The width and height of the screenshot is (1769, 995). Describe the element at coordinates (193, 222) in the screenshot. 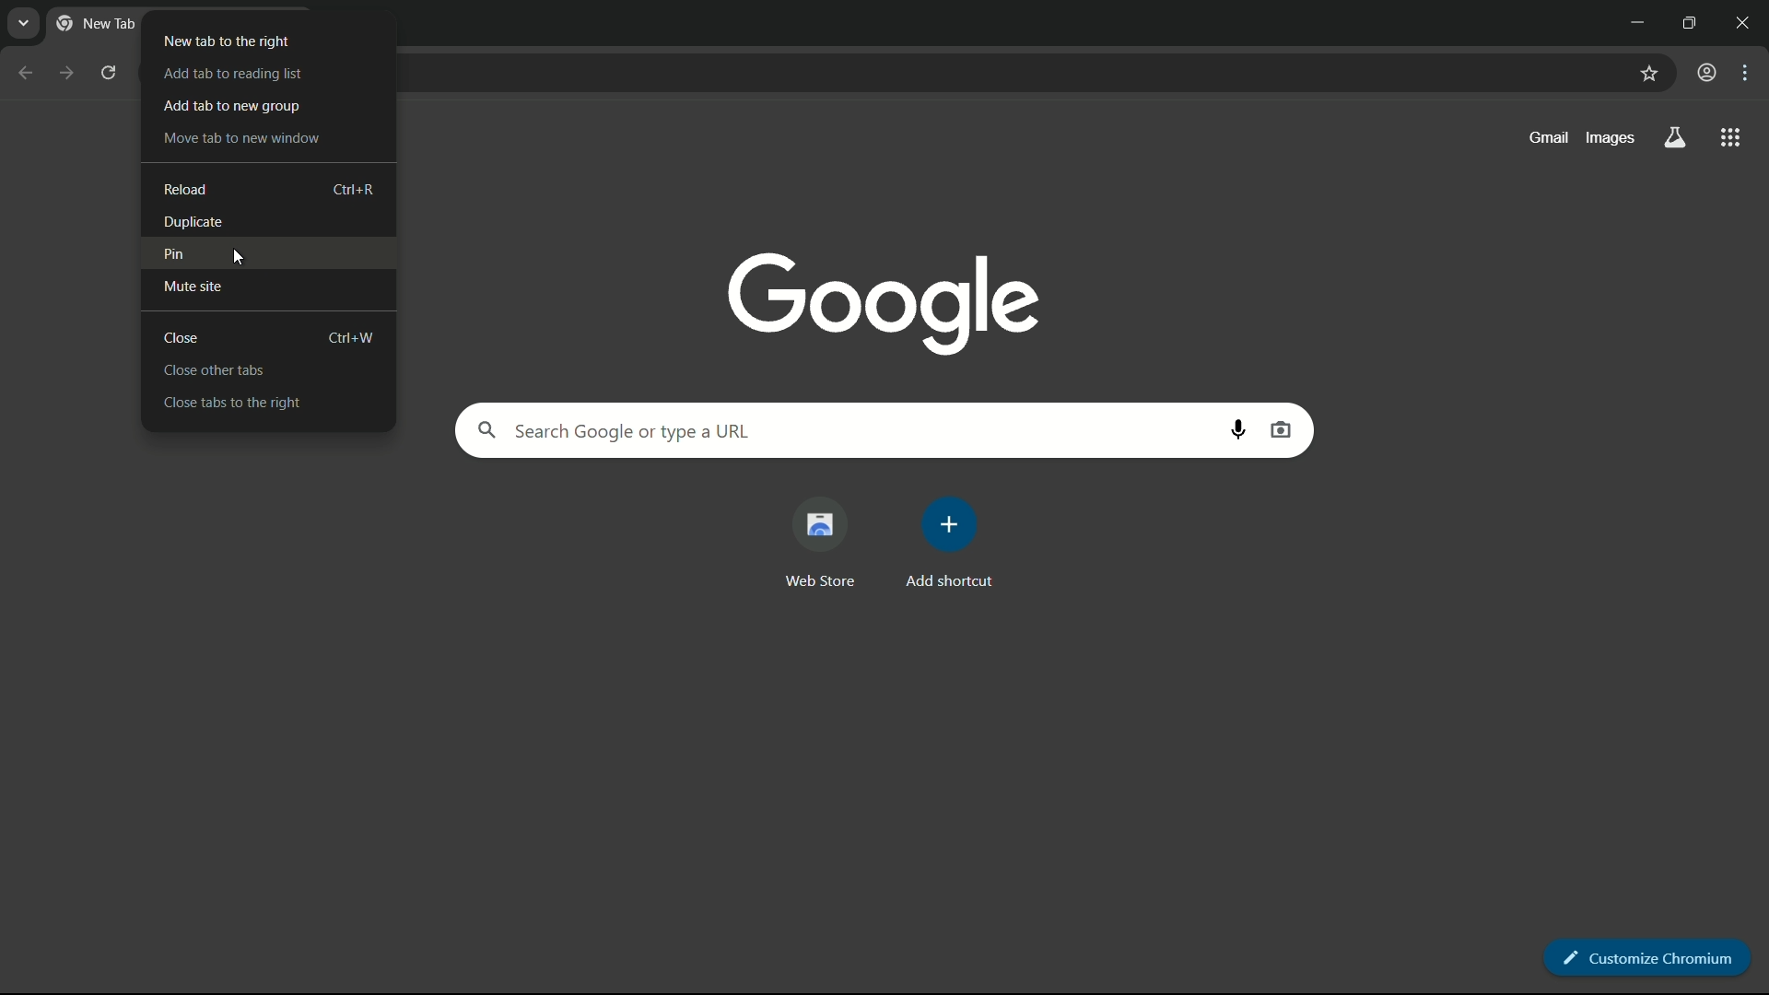

I see `duplicate` at that location.